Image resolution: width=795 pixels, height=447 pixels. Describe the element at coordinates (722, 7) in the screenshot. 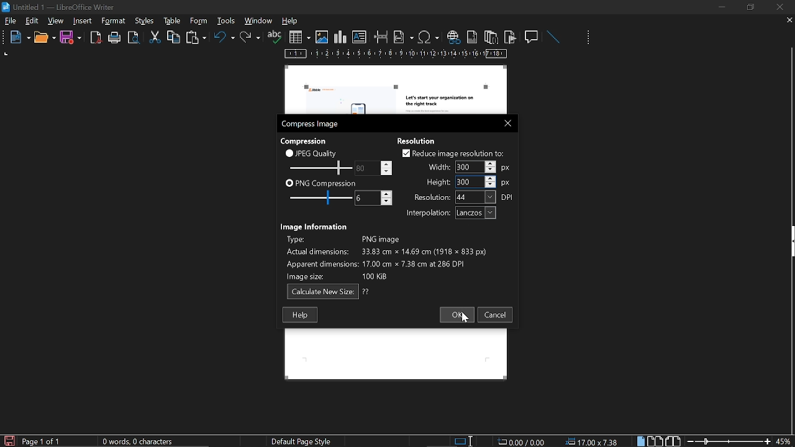

I see `minimize` at that location.